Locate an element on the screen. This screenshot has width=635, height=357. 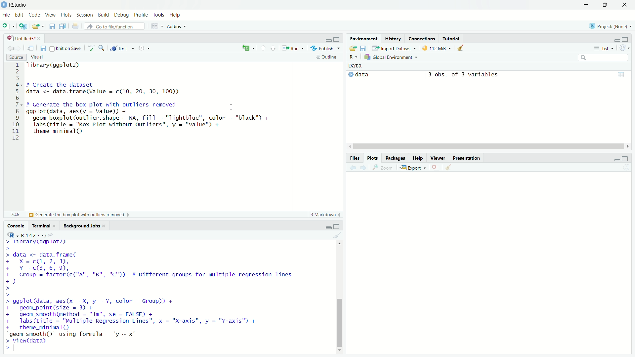
view is located at coordinates (621, 73).